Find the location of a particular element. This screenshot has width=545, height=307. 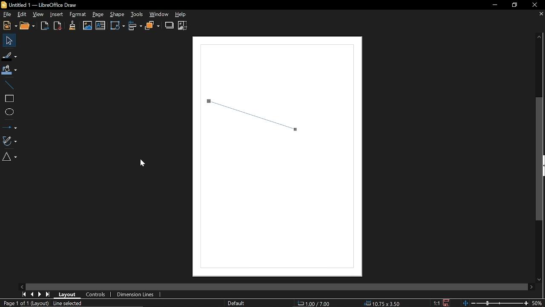

Canvas is located at coordinates (281, 159).